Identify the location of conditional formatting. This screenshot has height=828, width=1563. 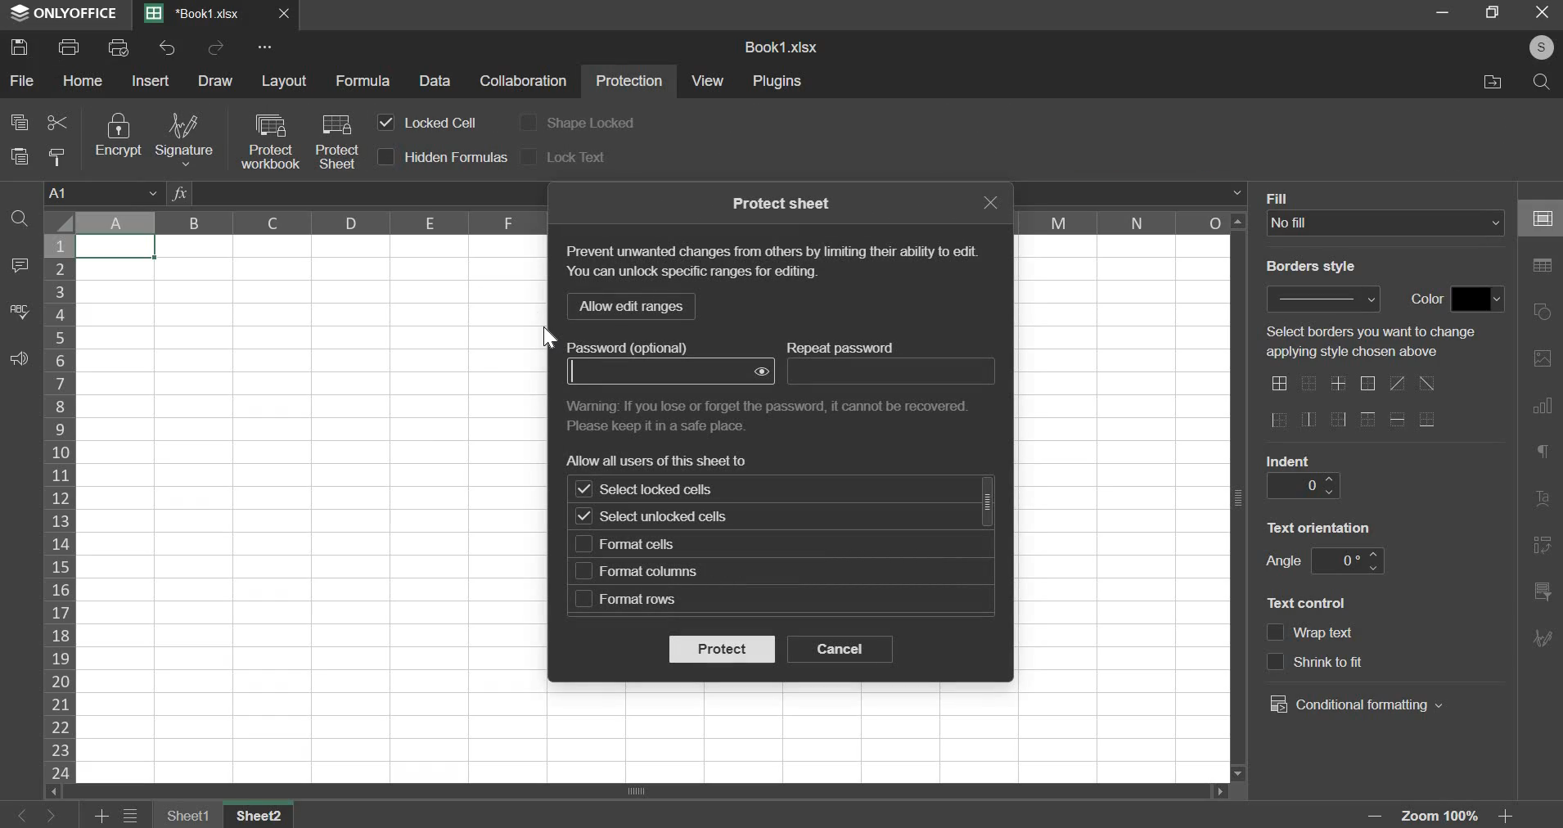
(1355, 704).